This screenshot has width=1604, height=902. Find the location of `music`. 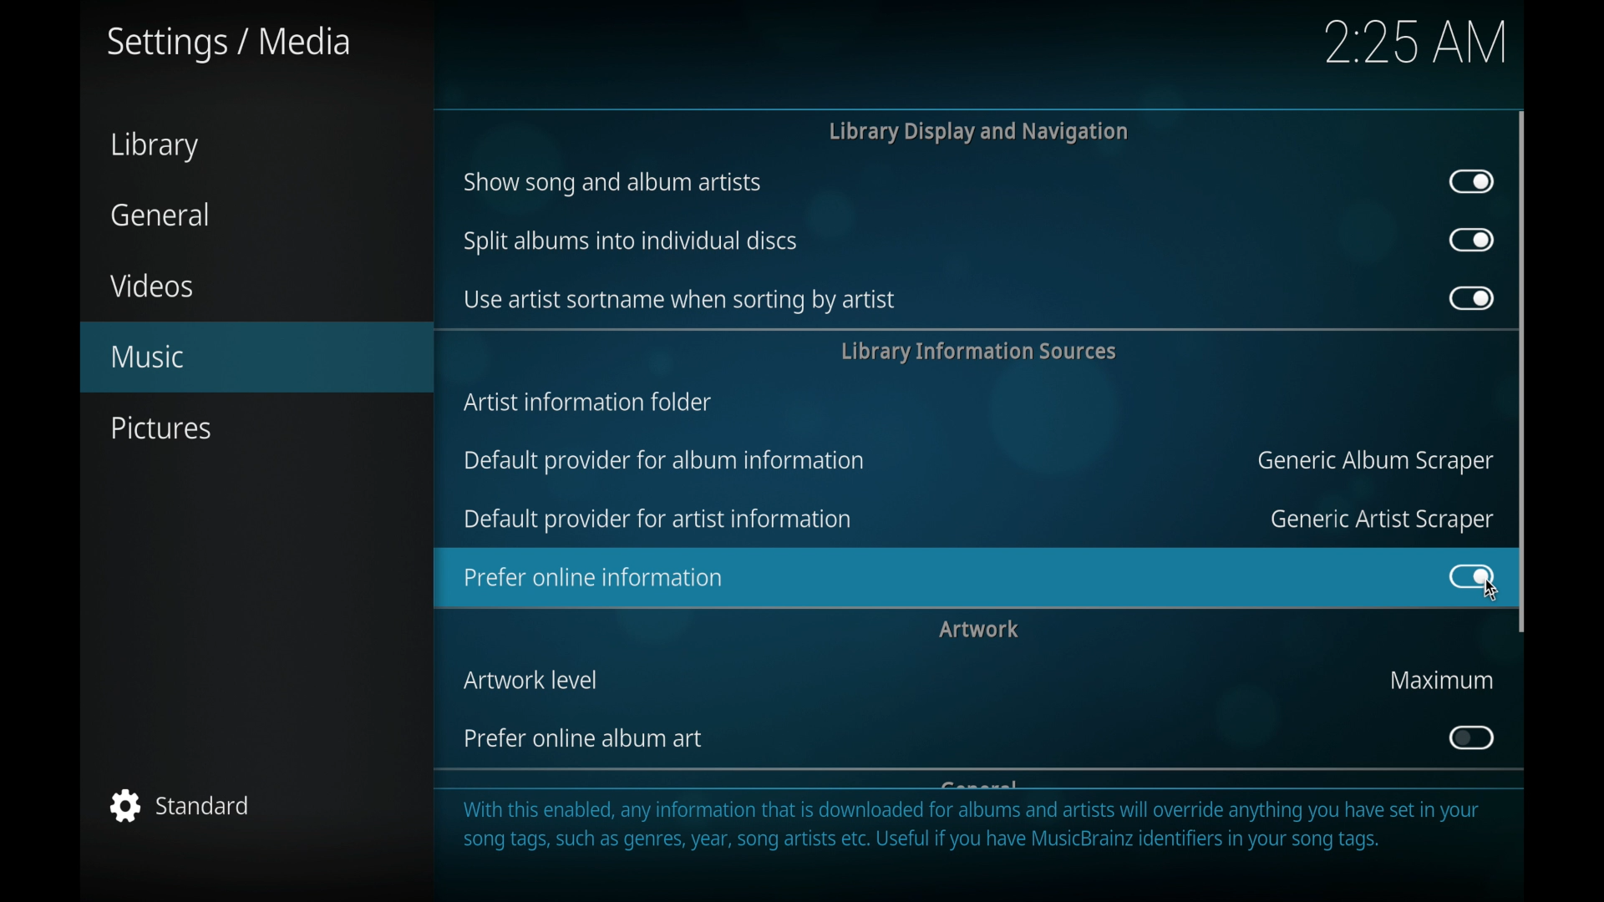

music is located at coordinates (256, 357).